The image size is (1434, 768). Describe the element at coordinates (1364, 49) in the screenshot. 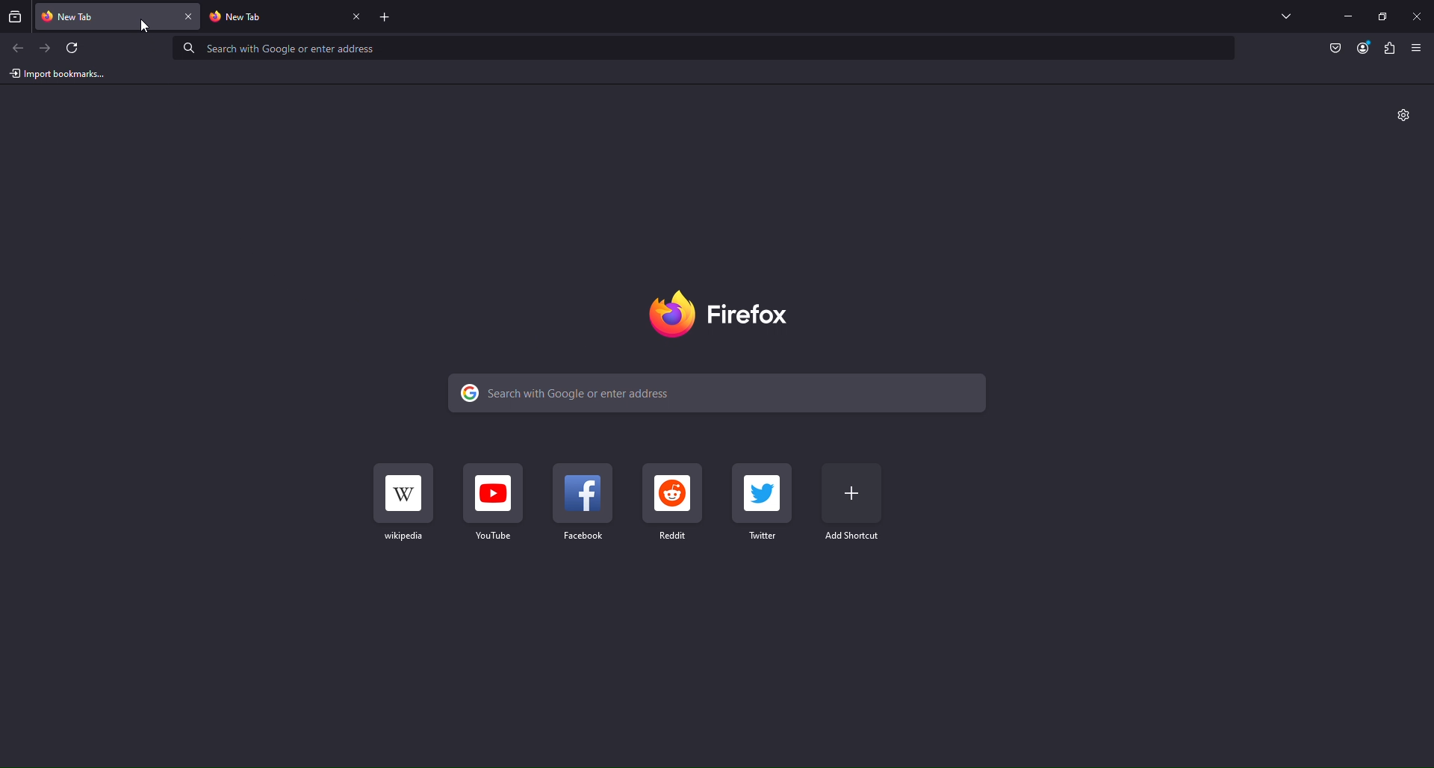

I see `Account` at that location.